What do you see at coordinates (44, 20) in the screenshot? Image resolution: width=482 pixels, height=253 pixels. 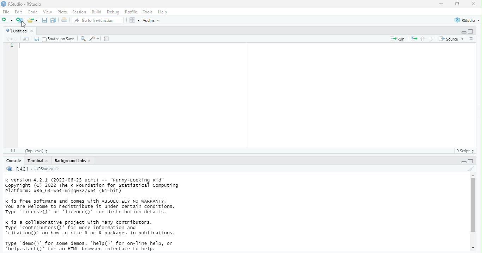 I see `save current document` at bounding box center [44, 20].